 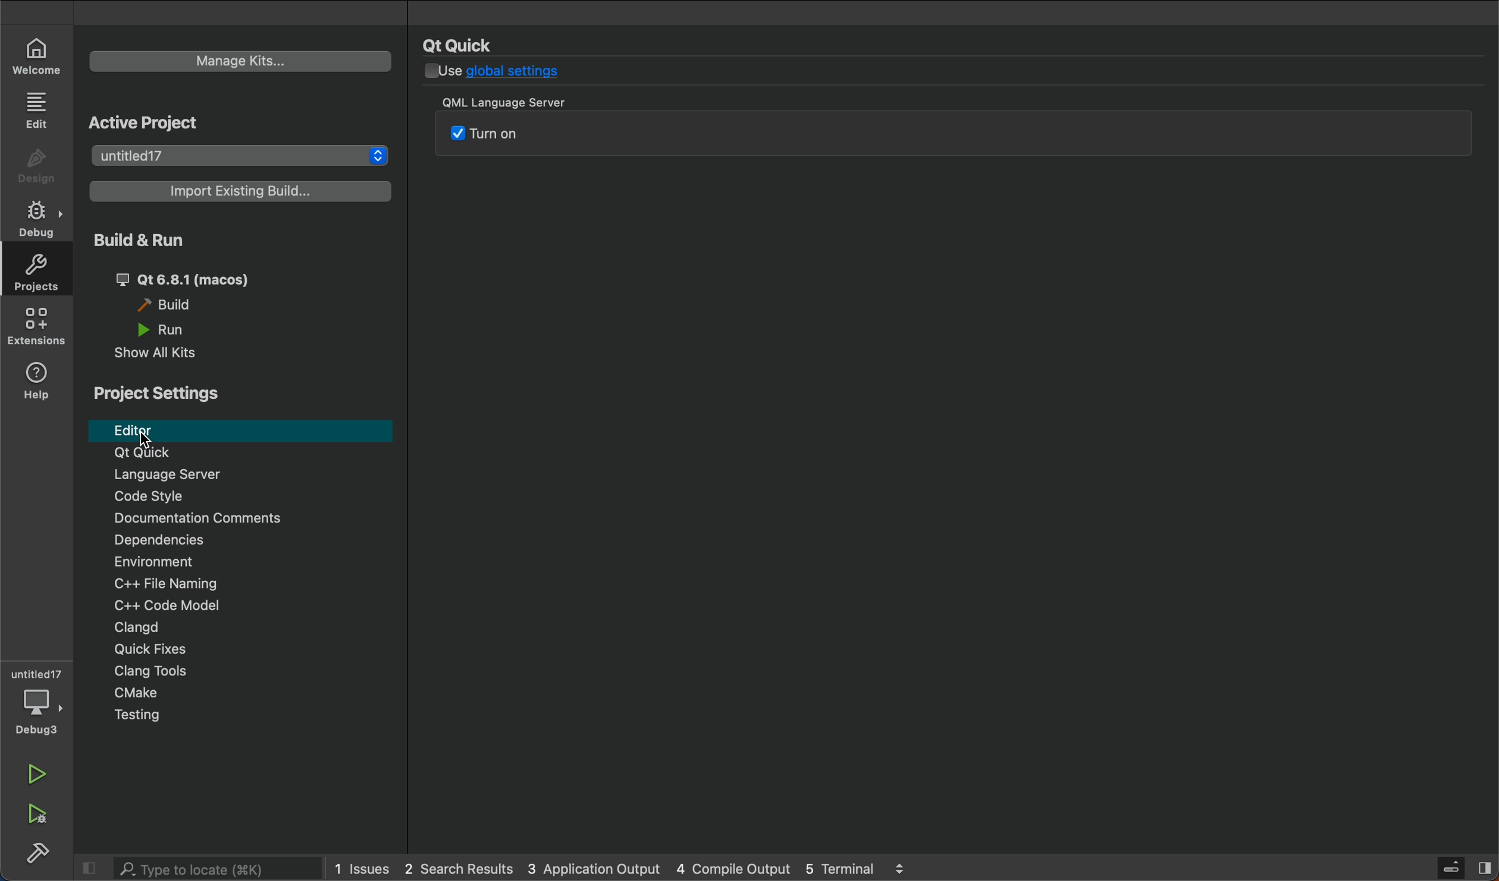 I want to click on sidebar toggle, so click(x=1464, y=867).